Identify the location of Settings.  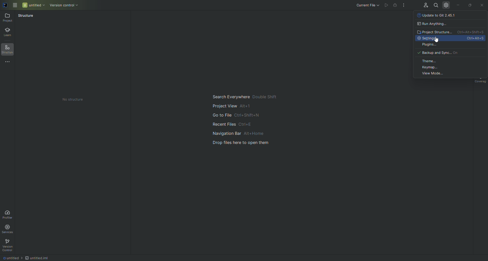
(434, 39).